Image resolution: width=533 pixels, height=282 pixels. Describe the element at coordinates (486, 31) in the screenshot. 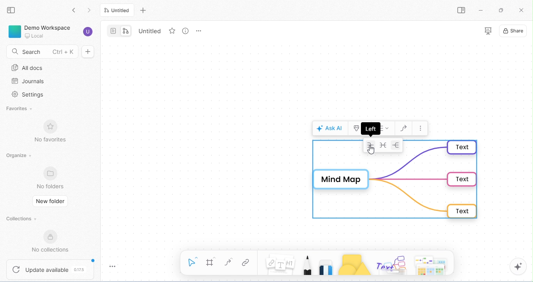

I see `presentation` at that location.